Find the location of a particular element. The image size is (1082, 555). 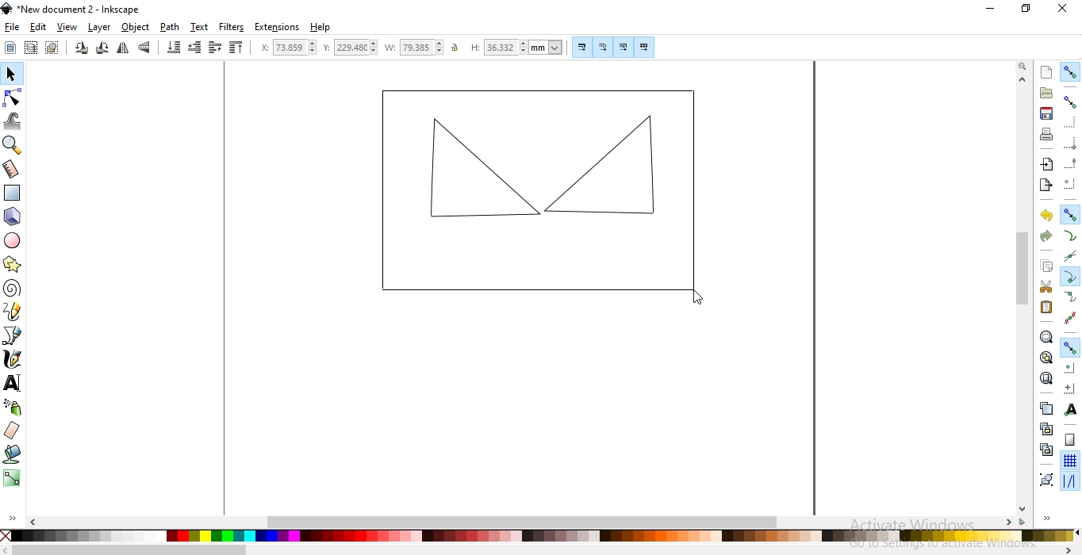

close is located at coordinates (1061, 6).